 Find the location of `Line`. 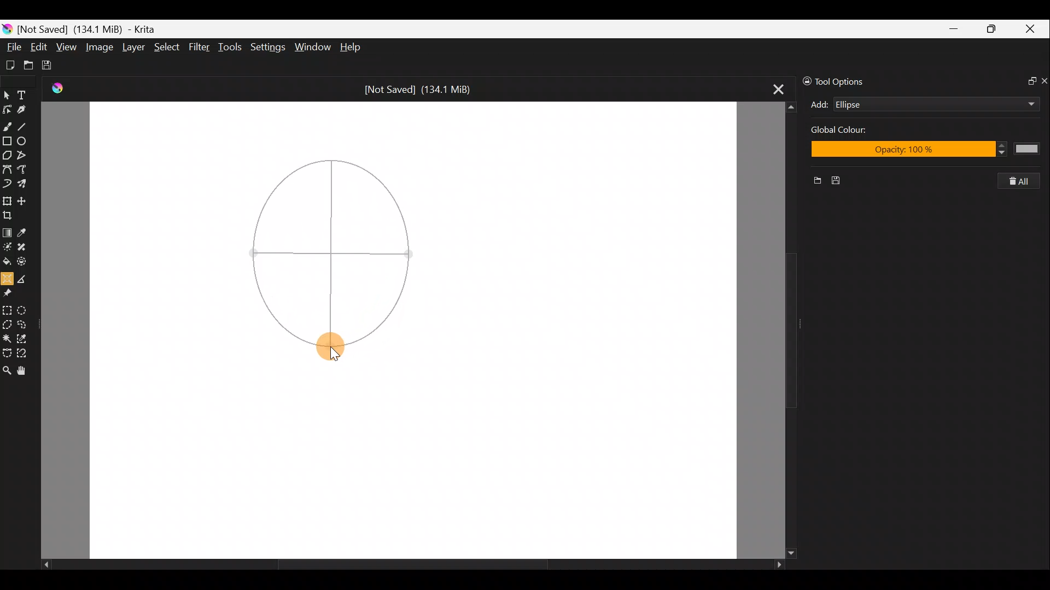

Line is located at coordinates (27, 126).